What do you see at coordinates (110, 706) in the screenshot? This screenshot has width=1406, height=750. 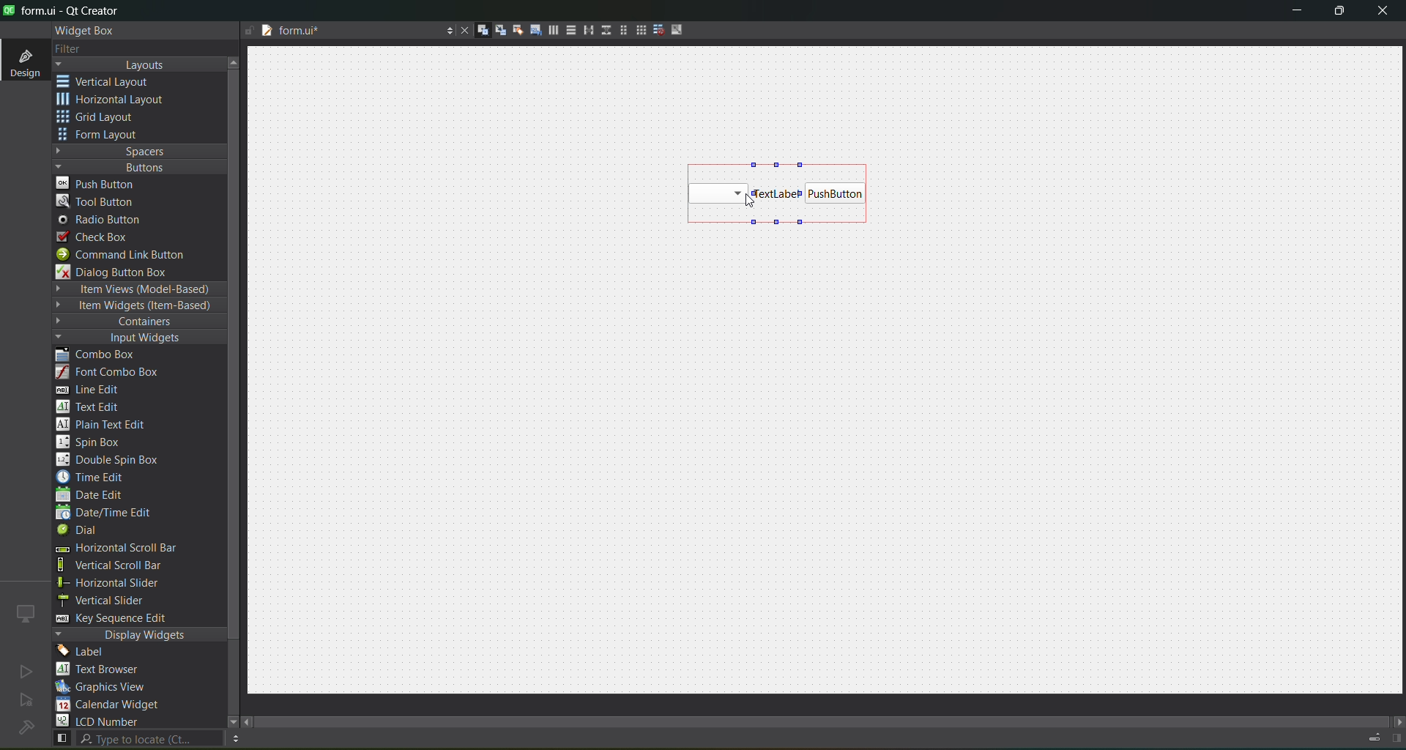 I see `calendar` at bounding box center [110, 706].